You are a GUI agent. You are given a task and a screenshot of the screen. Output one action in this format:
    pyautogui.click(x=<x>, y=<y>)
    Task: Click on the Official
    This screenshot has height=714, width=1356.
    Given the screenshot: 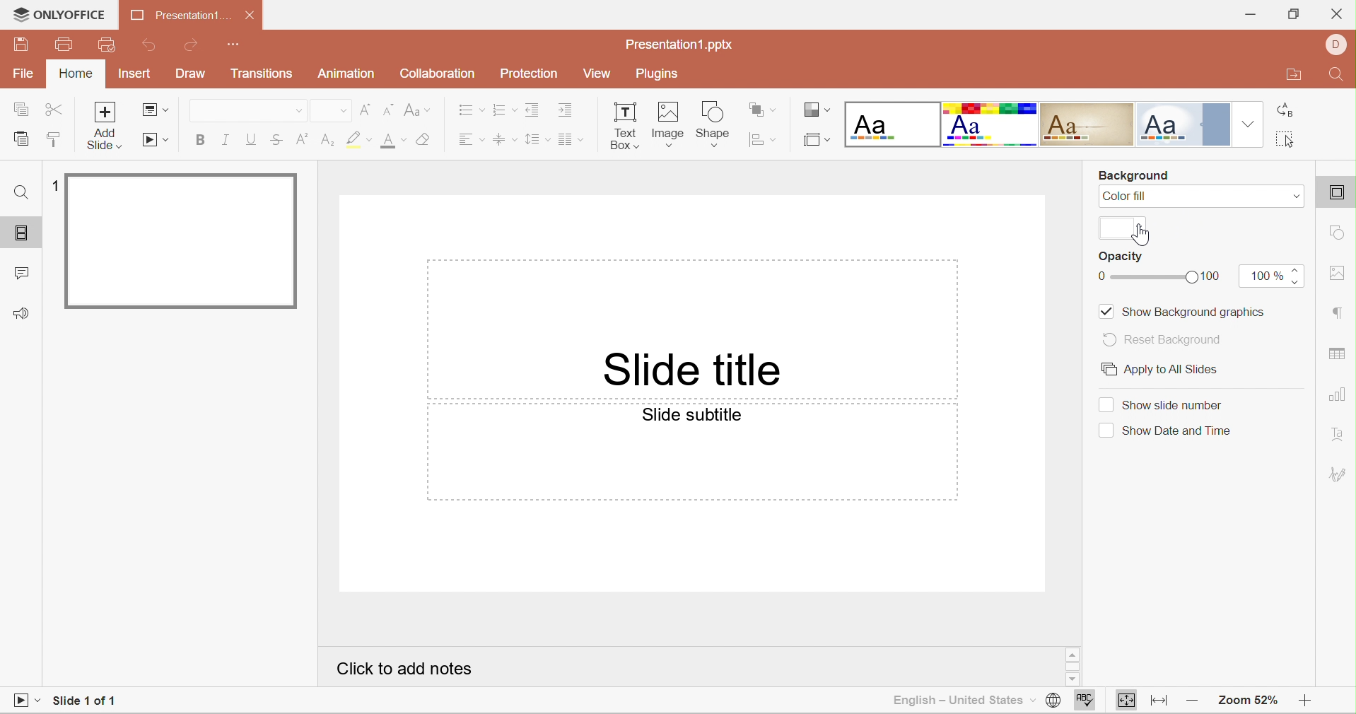 What is the action you would take?
    pyautogui.click(x=1183, y=124)
    